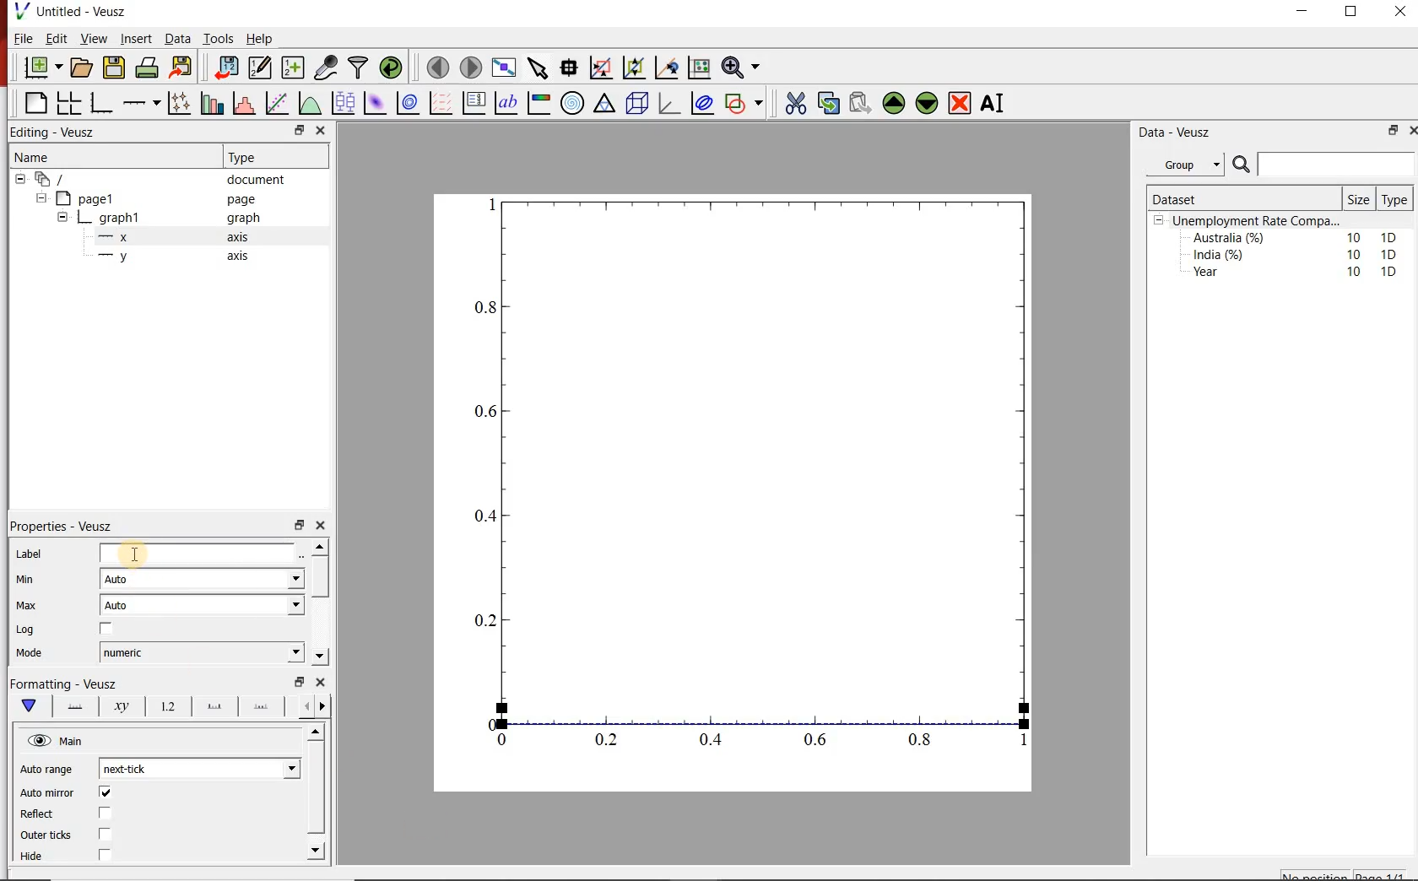  Describe the element at coordinates (473, 104) in the screenshot. I see `plot key` at that location.